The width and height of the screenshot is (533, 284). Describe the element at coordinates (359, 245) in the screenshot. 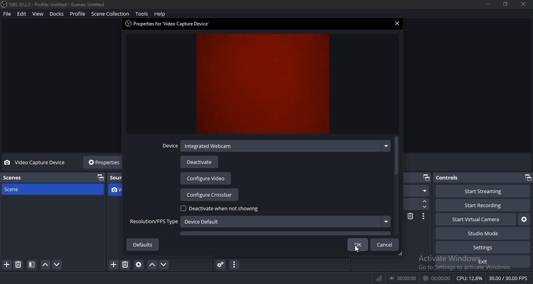

I see `ok` at that location.